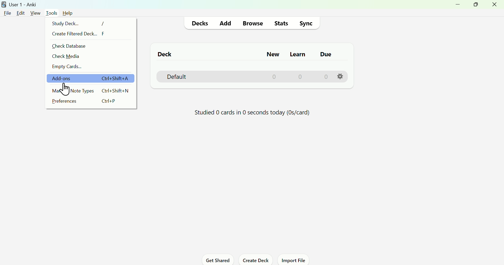 This screenshot has width=504, height=265. Describe the element at coordinates (495, 6) in the screenshot. I see `Close` at that location.